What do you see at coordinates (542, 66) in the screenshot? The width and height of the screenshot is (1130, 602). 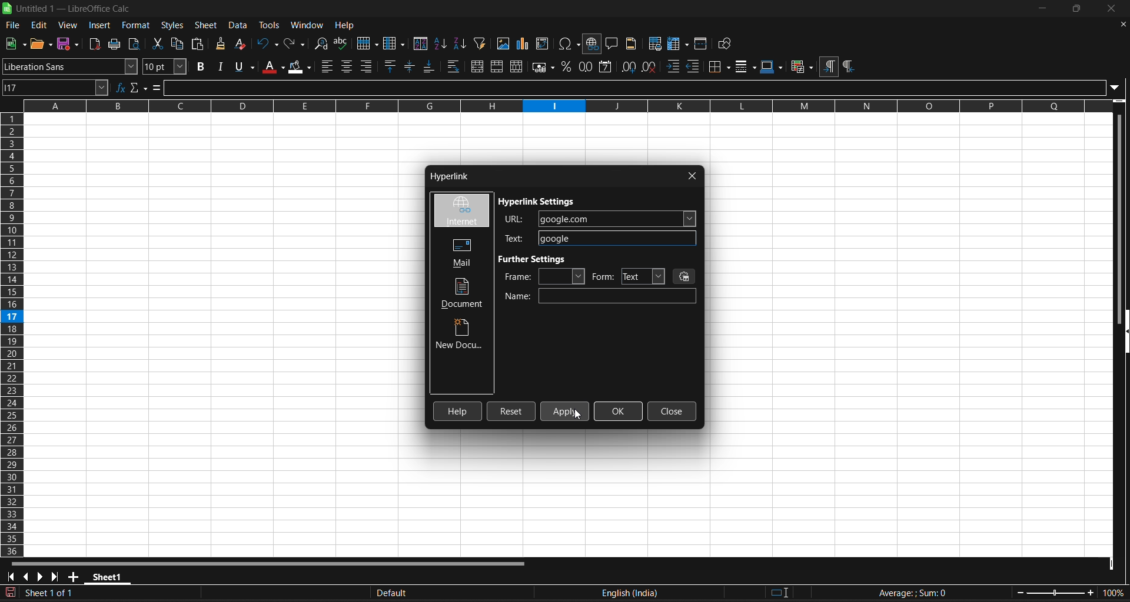 I see `format as currency` at bounding box center [542, 66].